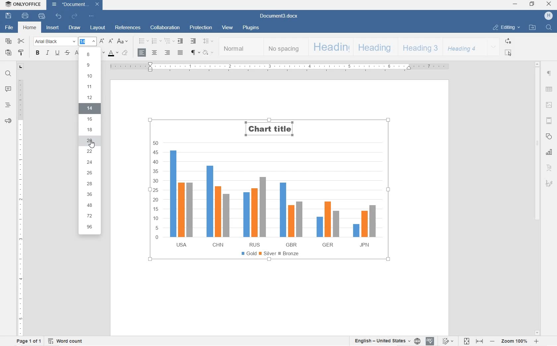 This screenshot has width=557, height=346. Describe the element at coordinates (89, 98) in the screenshot. I see `12` at that location.